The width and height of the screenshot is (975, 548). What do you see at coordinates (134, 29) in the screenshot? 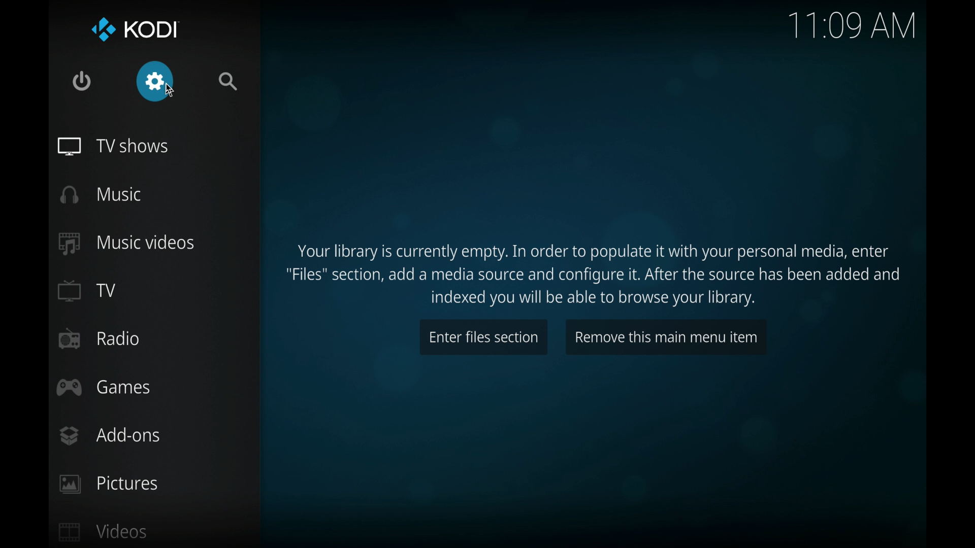
I see `kodi` at bounding box center [134, 29].